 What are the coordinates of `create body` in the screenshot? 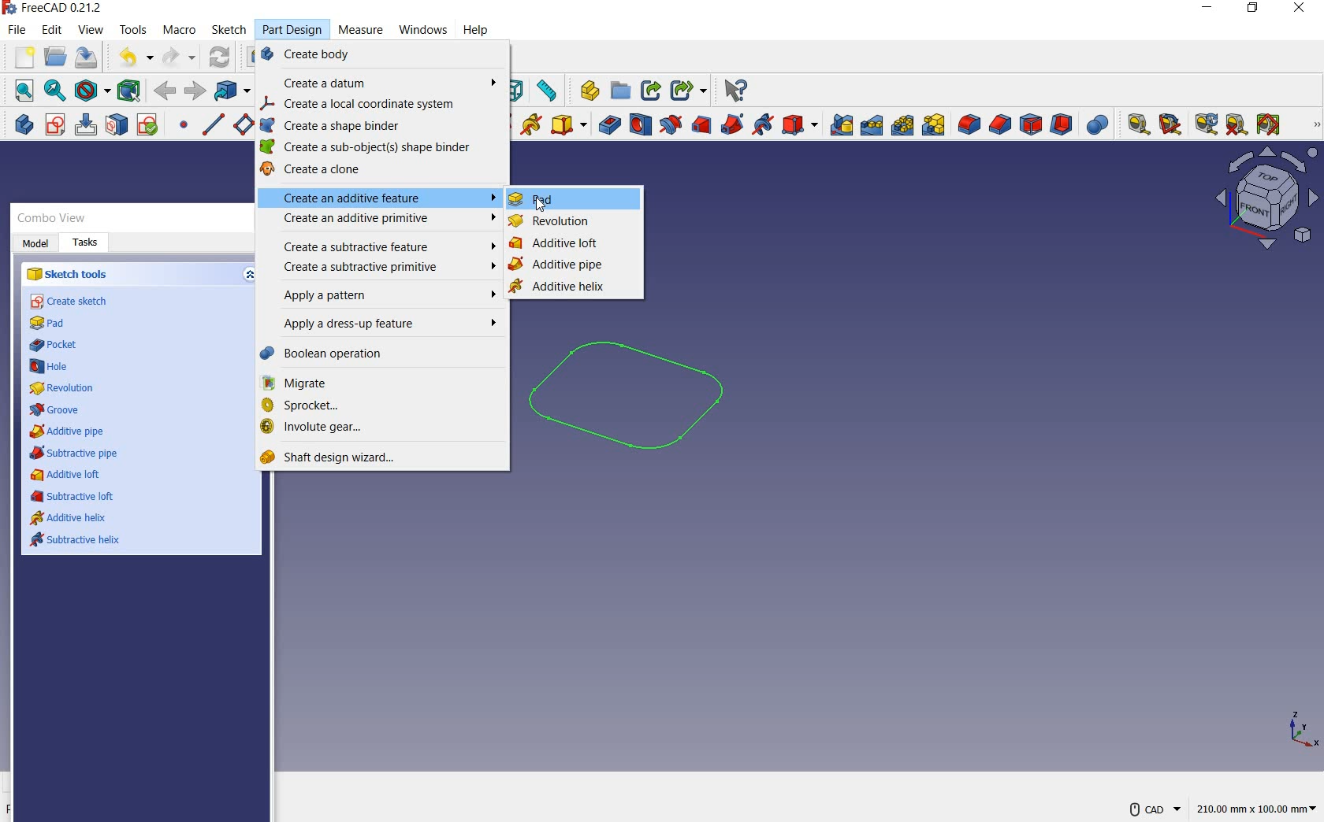 It's located at (382, 57).